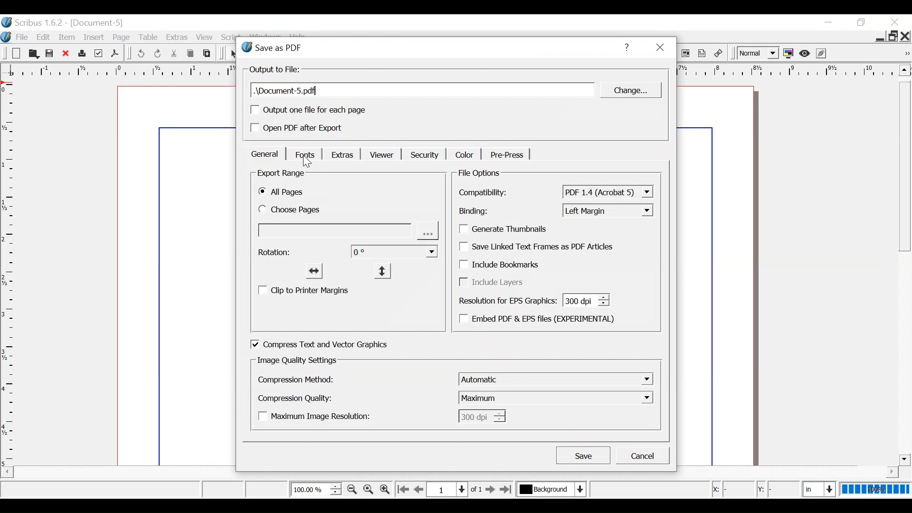 The image size is (912, 513). What do you see at coordinates (283, 174) in the screenshot?
I see `Export Ranges` at bounding box center [283, 174].